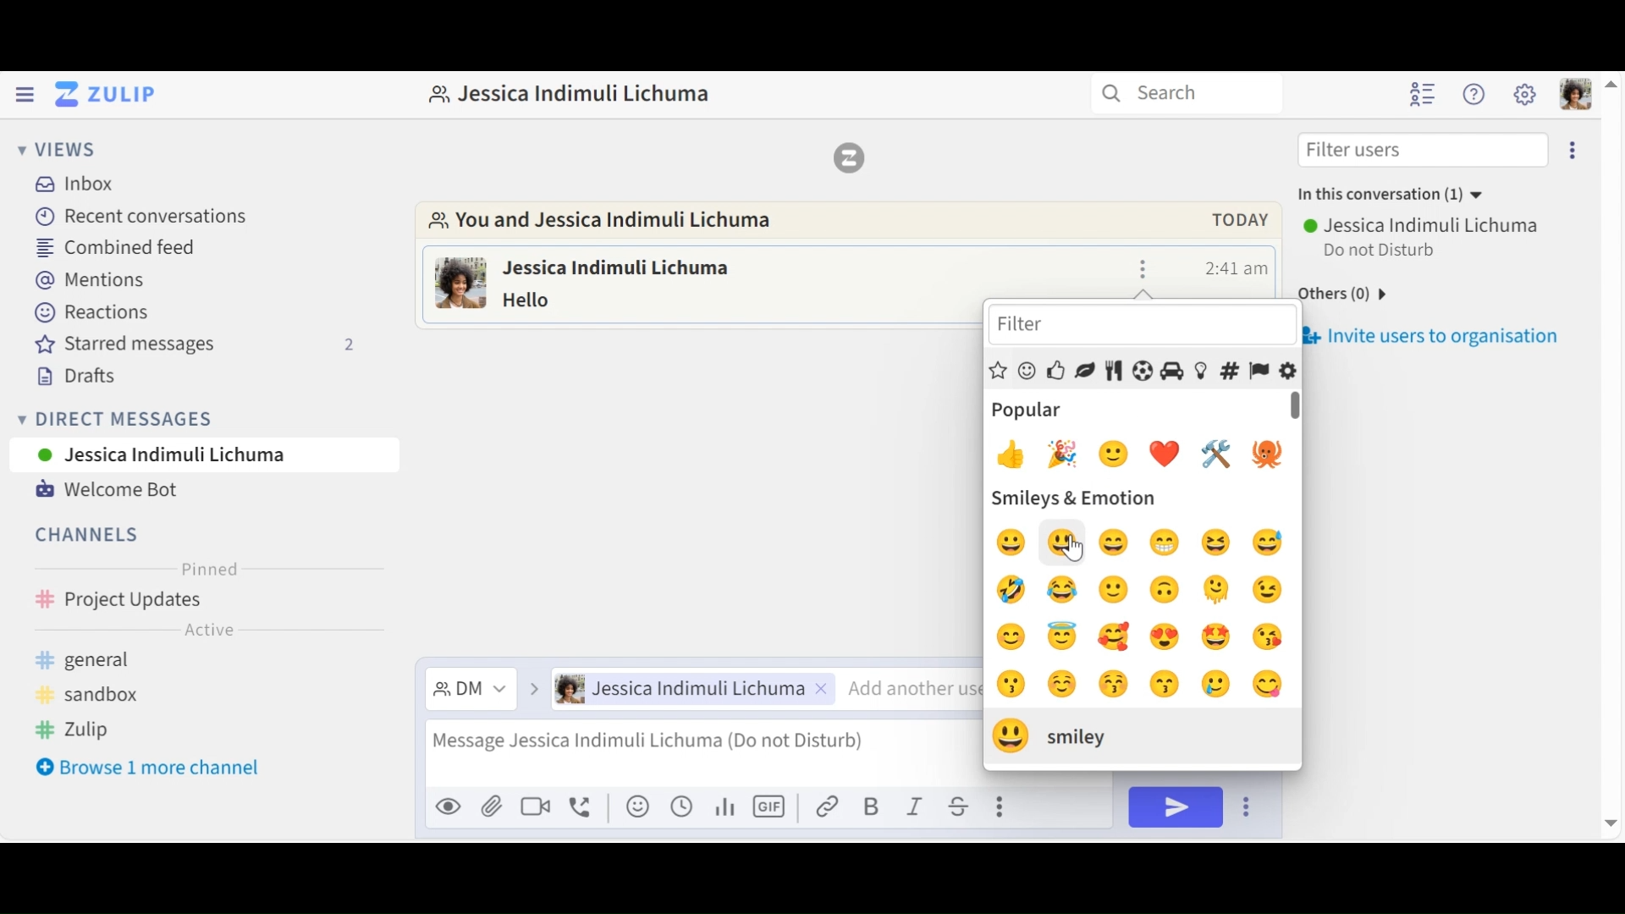  Describe the element at coordinates (1163, 685) in the screenshot. I see `kiss` at that location.